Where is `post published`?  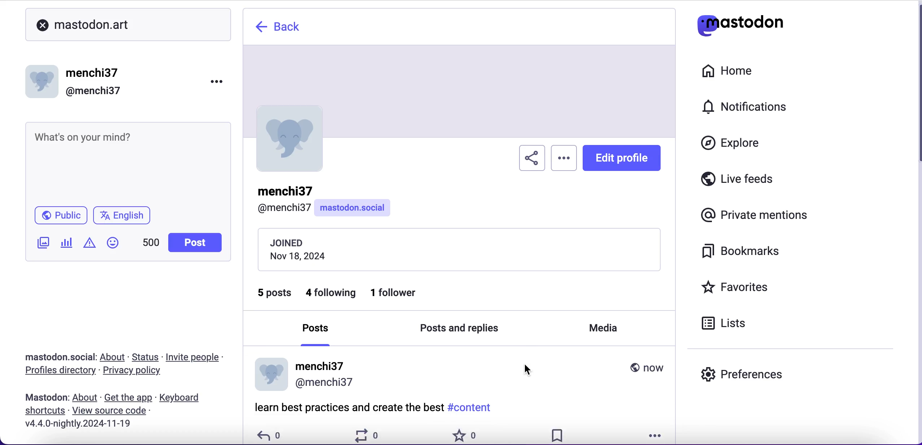 post published is located at coordinates (44, 396).